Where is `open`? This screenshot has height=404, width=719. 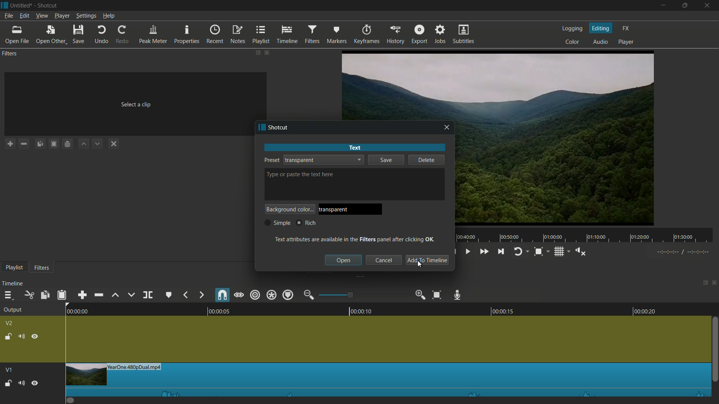
open is located at coordinates (344, 260).